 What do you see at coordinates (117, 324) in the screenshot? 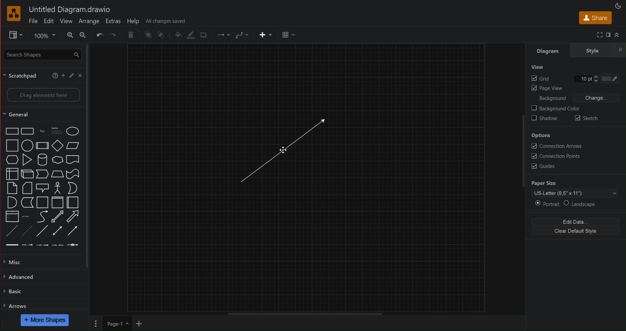
I see `Page 1` at bounding box center [117, 324].